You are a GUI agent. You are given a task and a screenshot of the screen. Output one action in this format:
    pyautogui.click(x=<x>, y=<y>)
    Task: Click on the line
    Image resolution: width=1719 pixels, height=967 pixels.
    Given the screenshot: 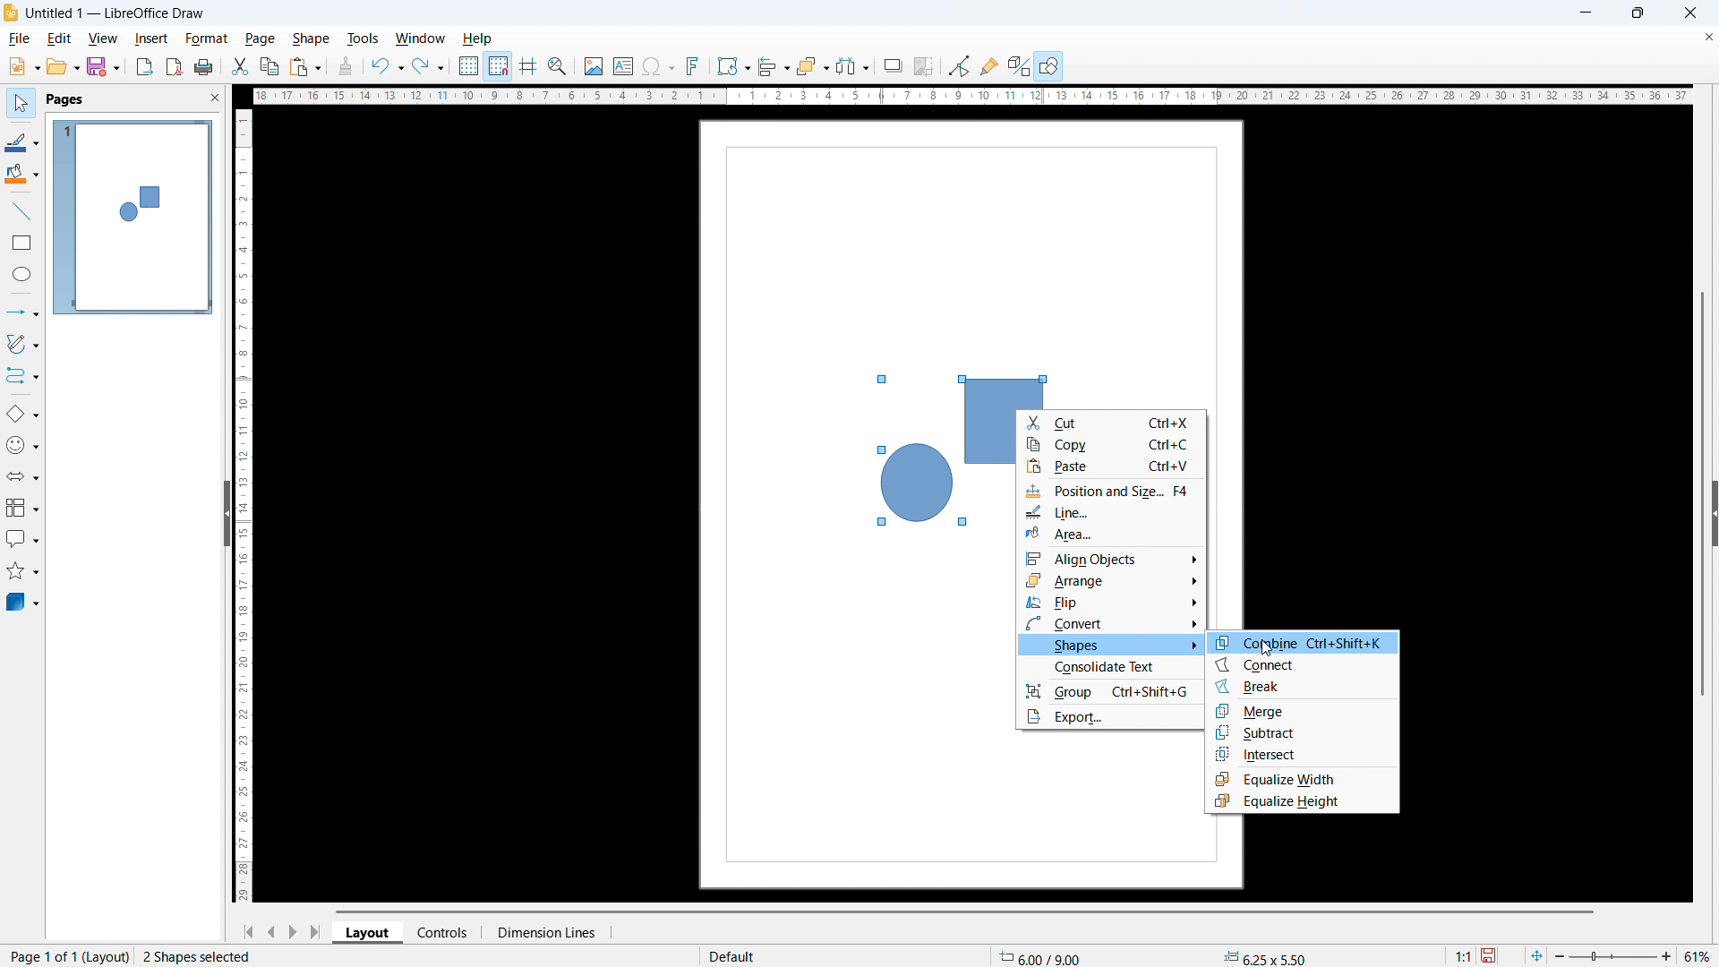 What is the action you would take?
    pyautogui.click(x=1112, y=510)
    